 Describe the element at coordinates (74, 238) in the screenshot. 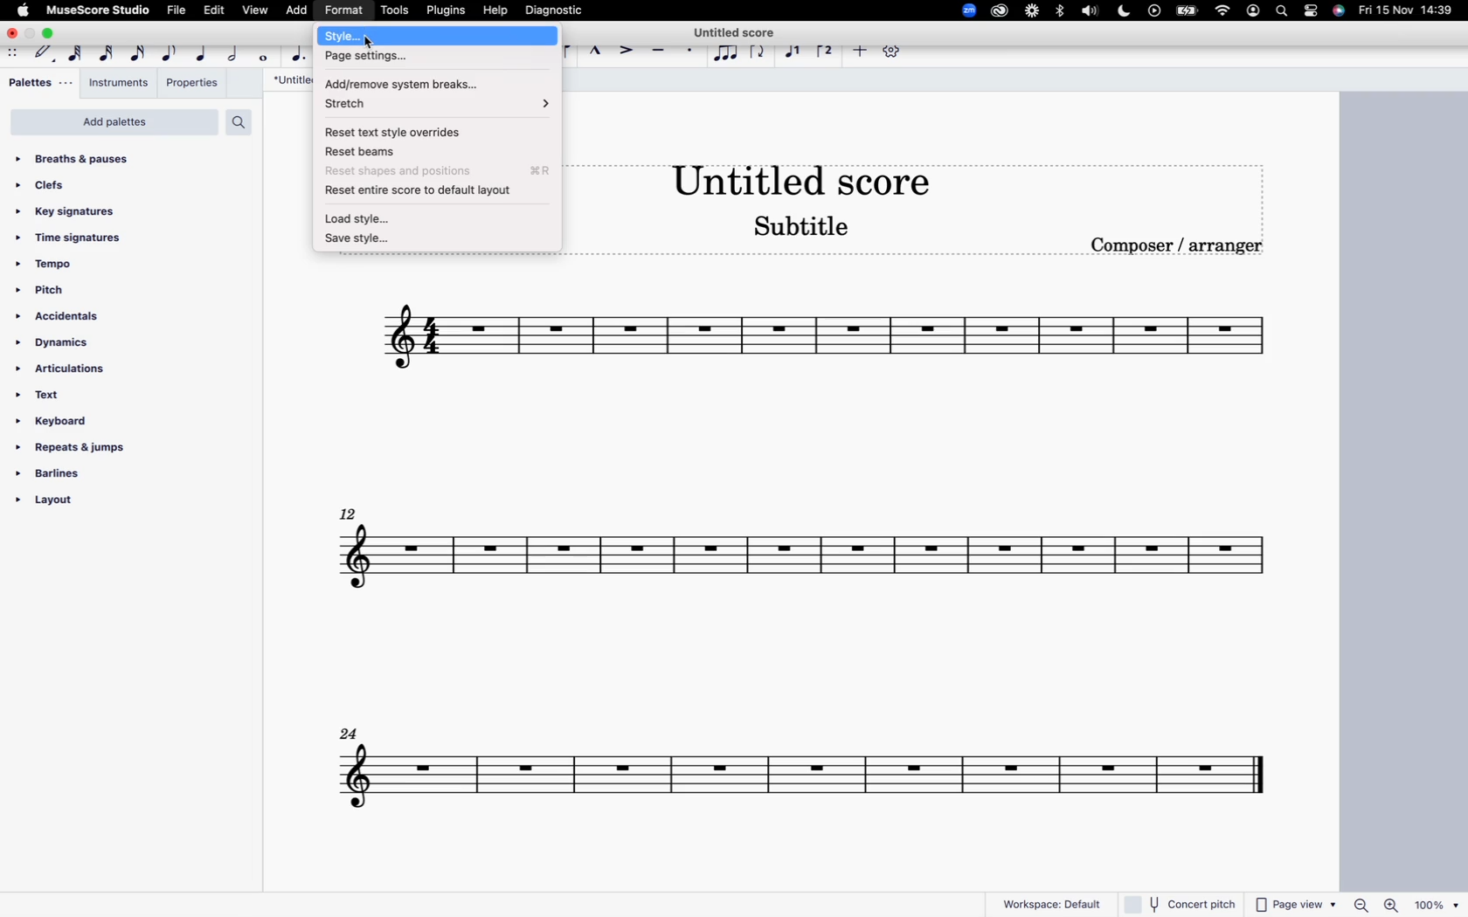

I see `time signatures` at that location.